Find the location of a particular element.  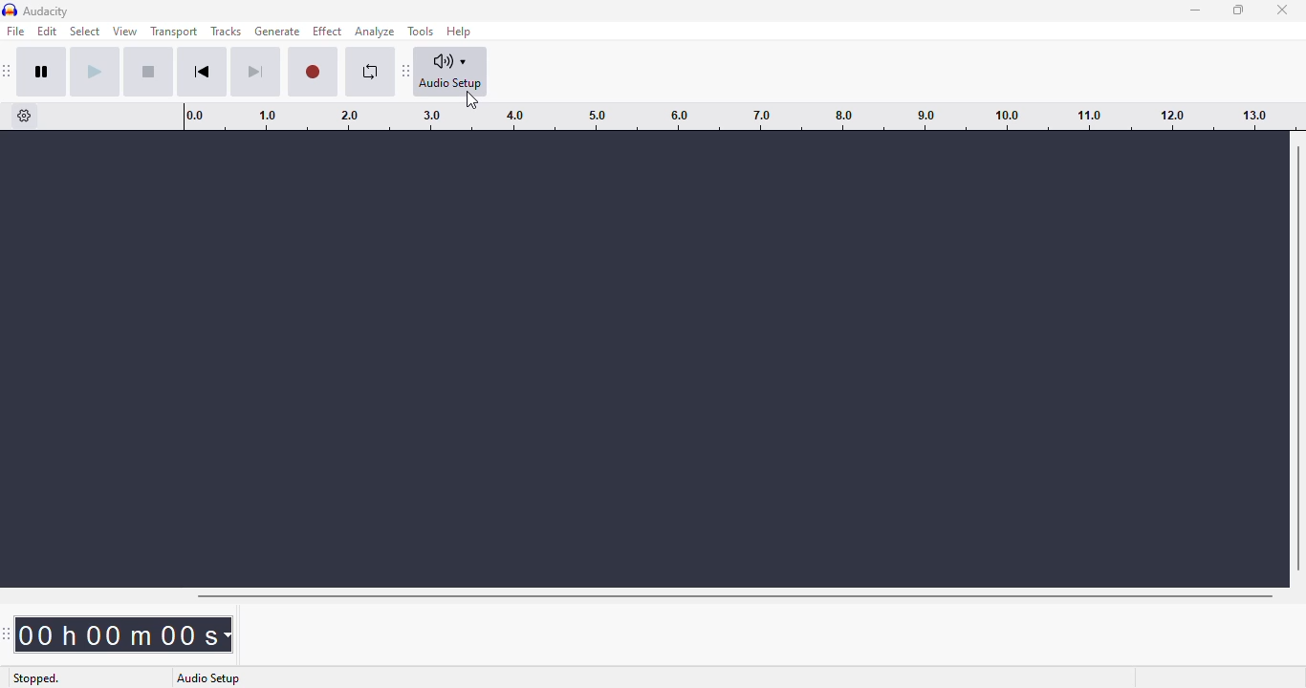

view is located at coordinates (125, 32).